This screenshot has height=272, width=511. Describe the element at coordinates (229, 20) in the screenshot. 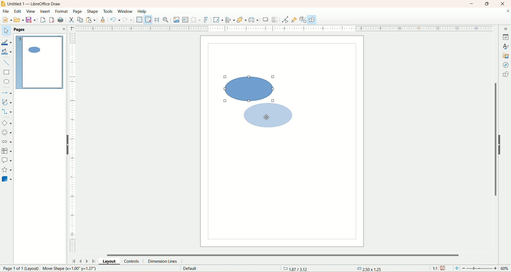

I see `allign` at that location.